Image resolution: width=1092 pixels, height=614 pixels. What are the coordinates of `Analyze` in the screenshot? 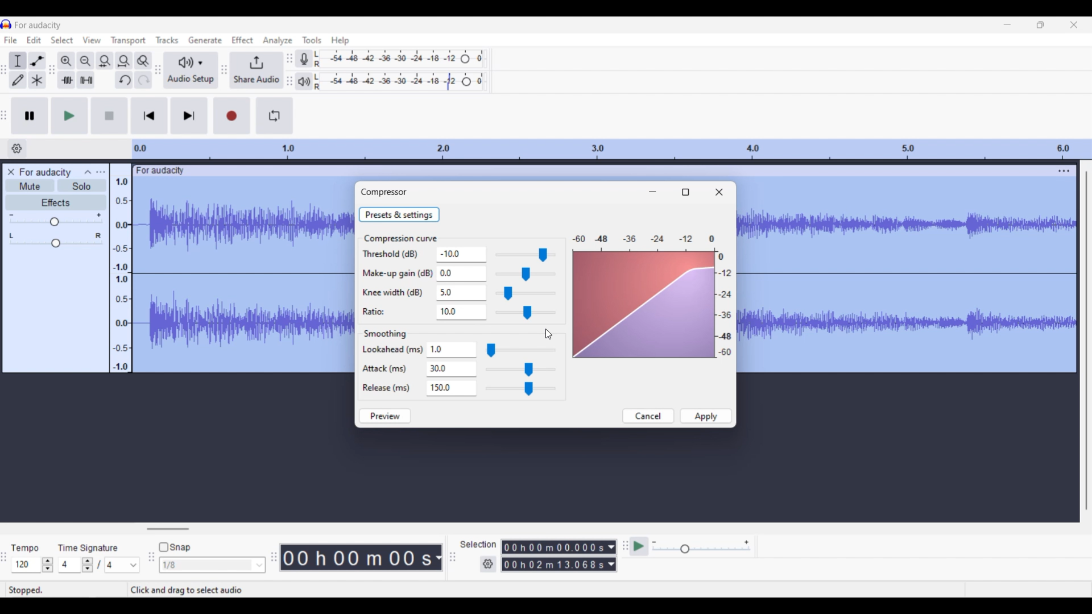 It's located at (277, 40).